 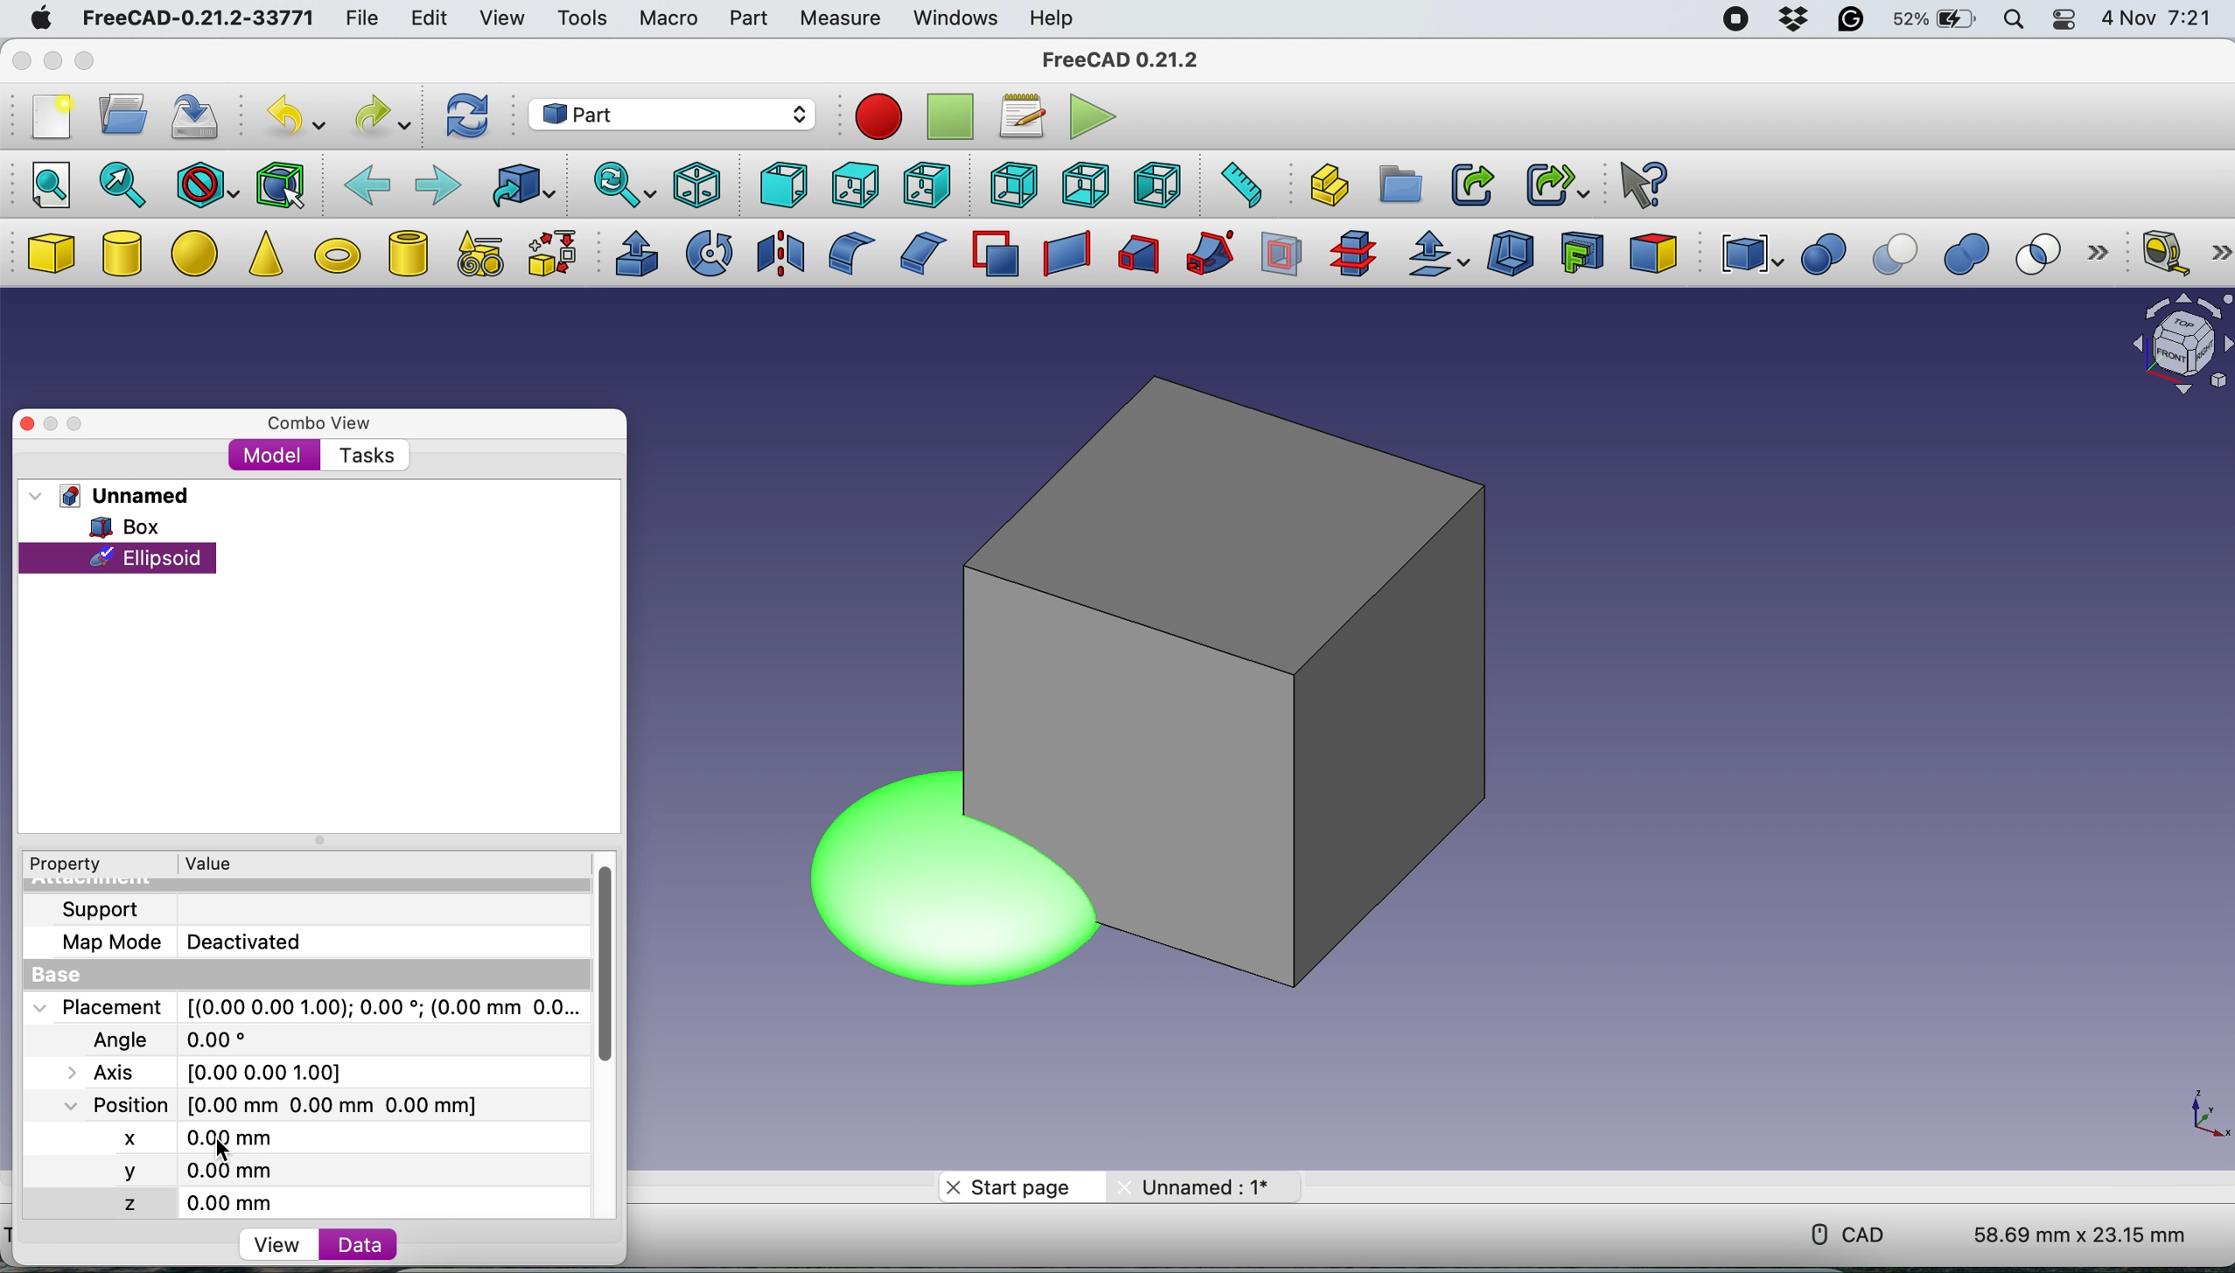 I want to click on file, so click(x=363, y=19).